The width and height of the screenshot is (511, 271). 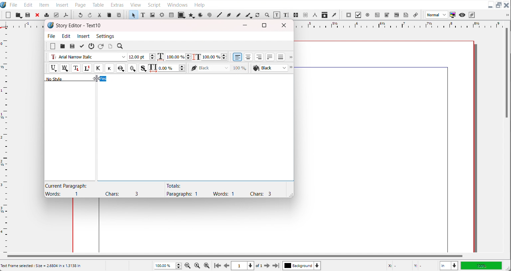 I want to click on Extras, so click(x=117, y=4).